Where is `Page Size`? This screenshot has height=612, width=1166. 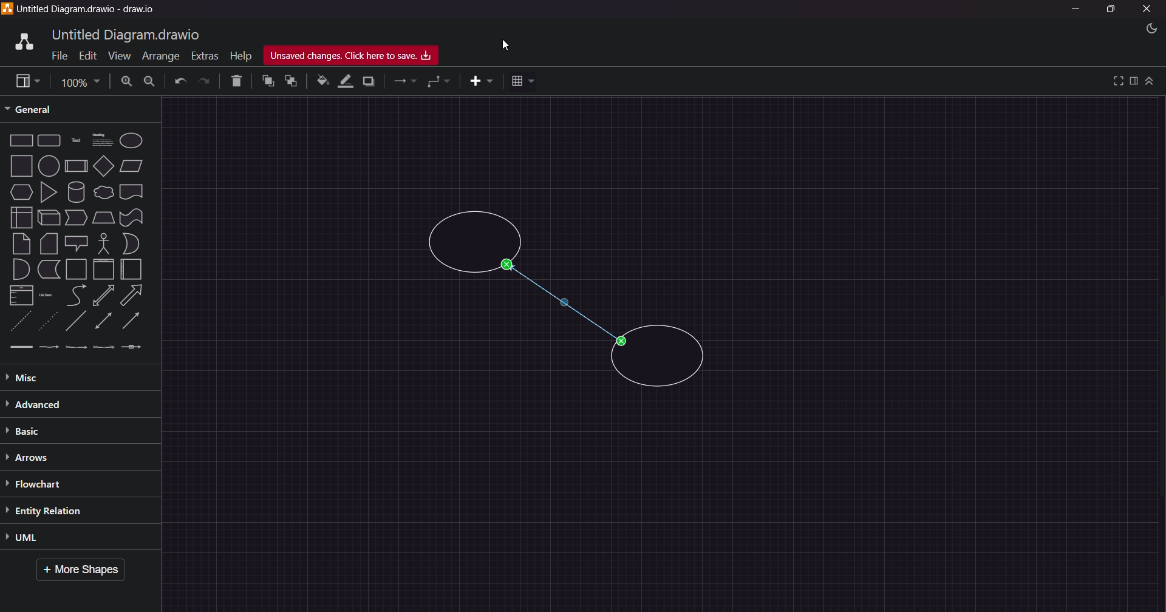
Page Size is located at coordinates (78, 81).